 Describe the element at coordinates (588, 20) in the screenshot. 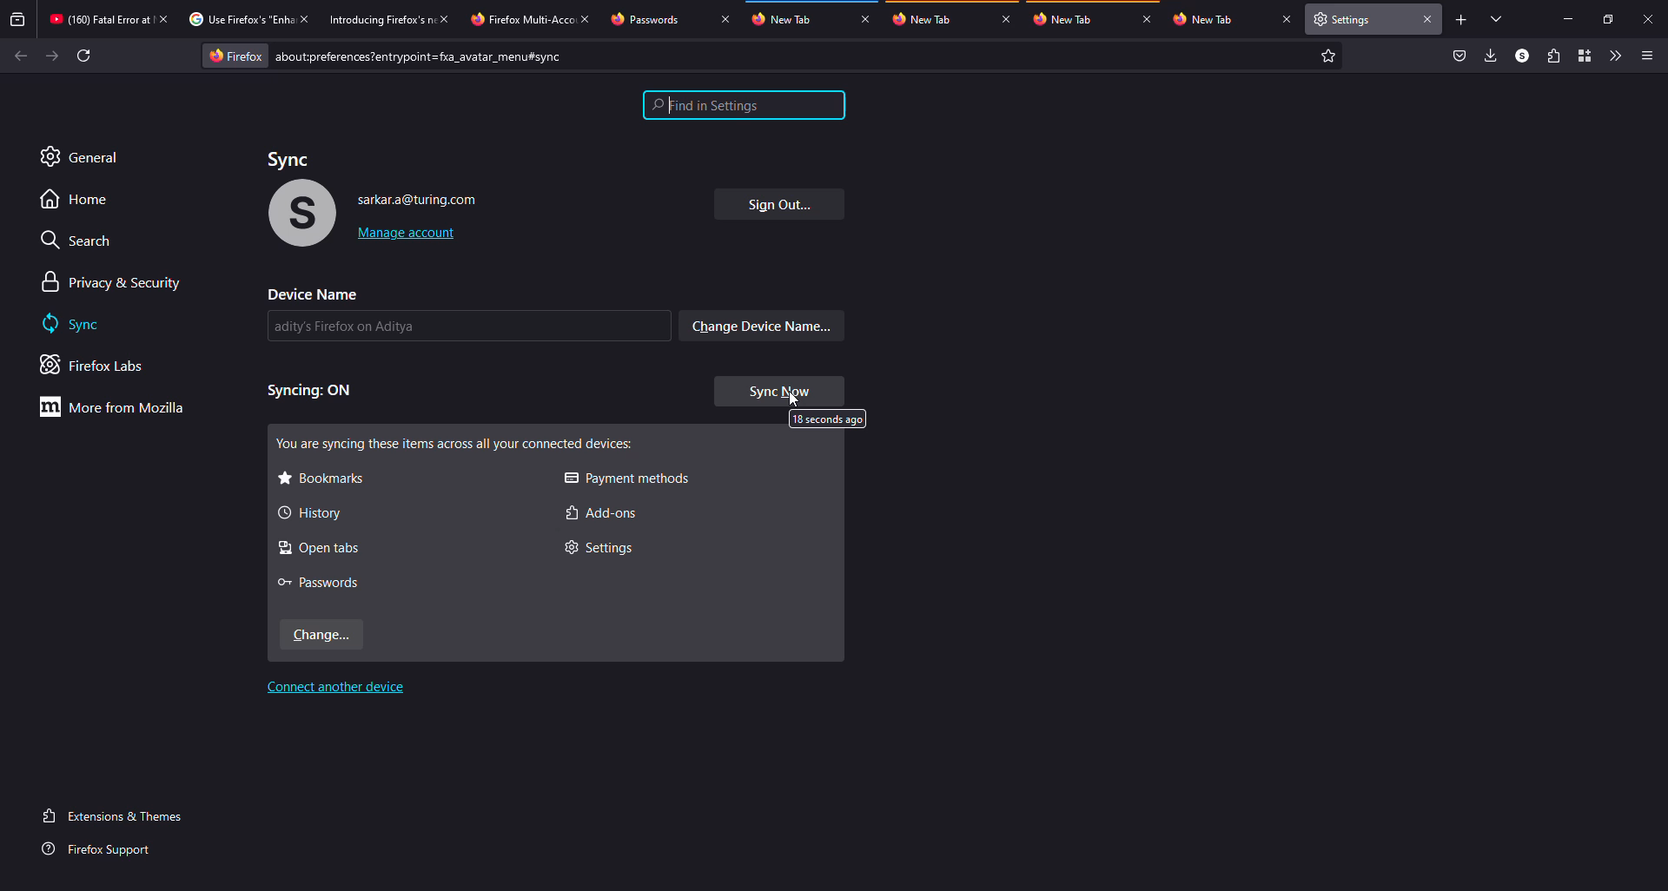

I see `close` at that location.